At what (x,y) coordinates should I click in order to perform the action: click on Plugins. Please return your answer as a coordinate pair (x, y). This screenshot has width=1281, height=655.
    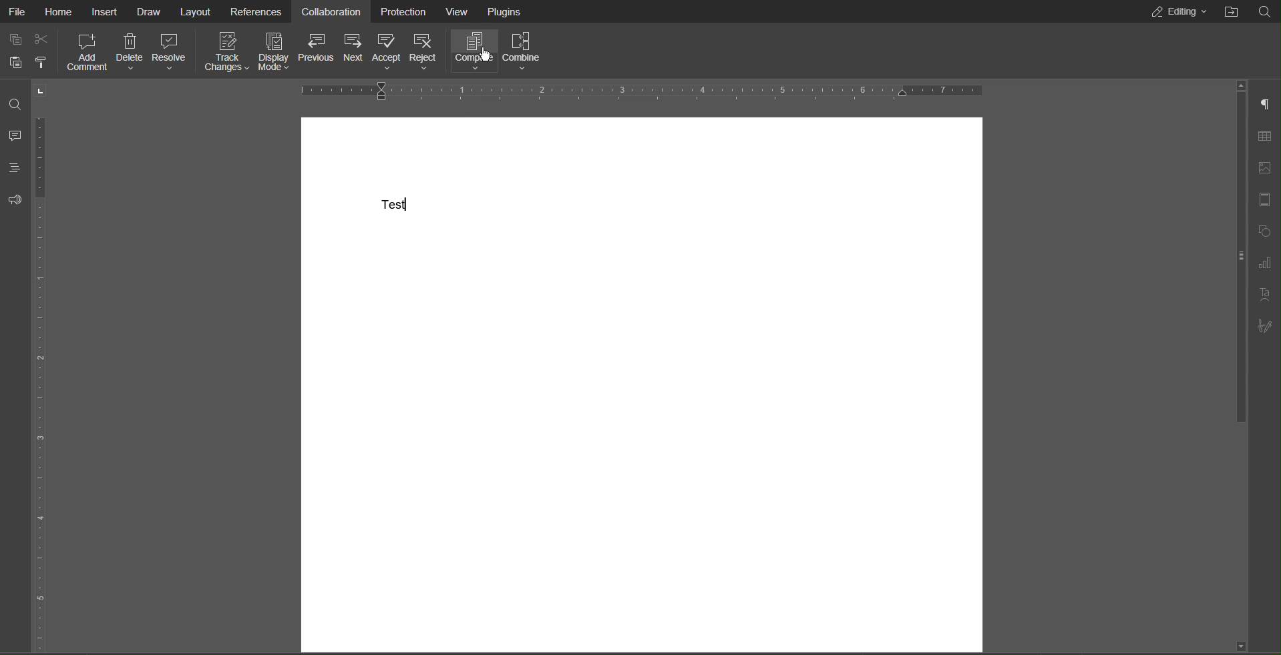
    Looking at the image, I should click on (506, 12).